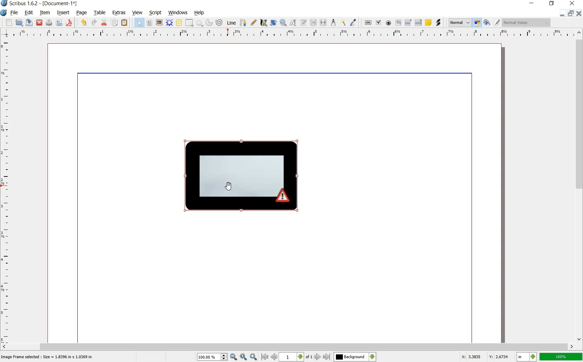  Describe the element at coordinates (9, 23) in the screenshot. I see `new` at that location.